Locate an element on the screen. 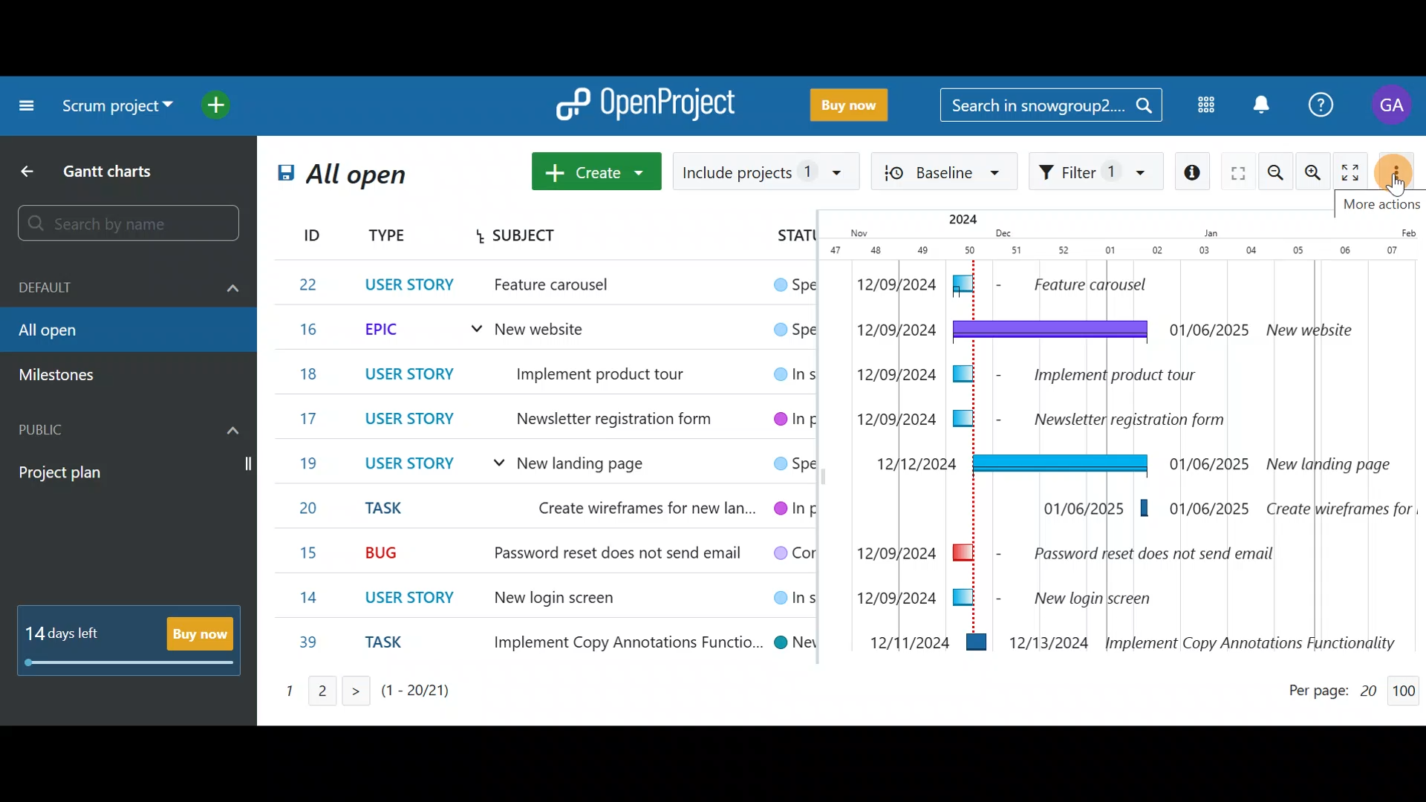 The width and height of the screenshot is (1426, 802). All open is located at coordinates (368, 179).